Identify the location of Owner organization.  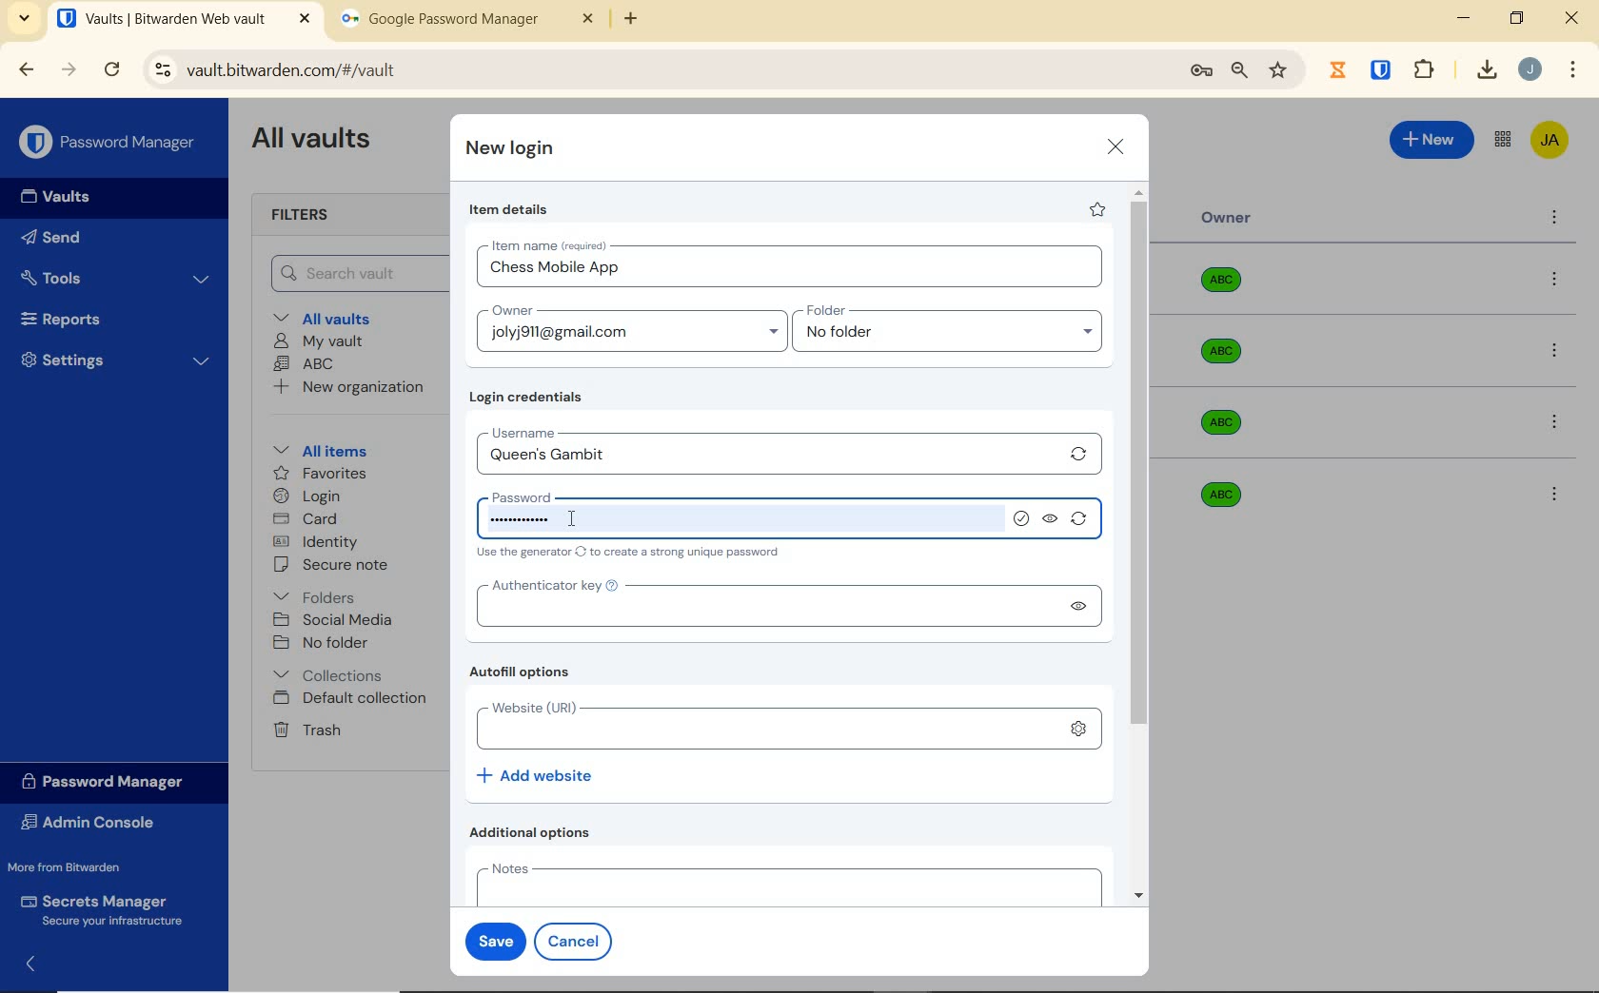
(1228, 422).